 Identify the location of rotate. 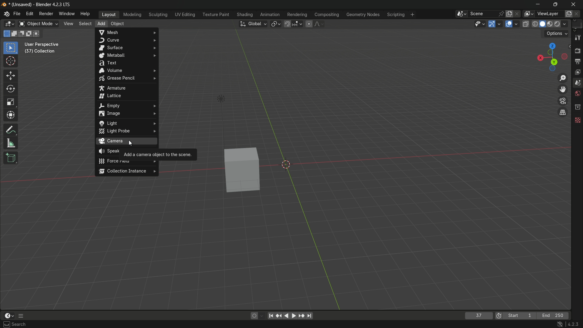
(11, 89).